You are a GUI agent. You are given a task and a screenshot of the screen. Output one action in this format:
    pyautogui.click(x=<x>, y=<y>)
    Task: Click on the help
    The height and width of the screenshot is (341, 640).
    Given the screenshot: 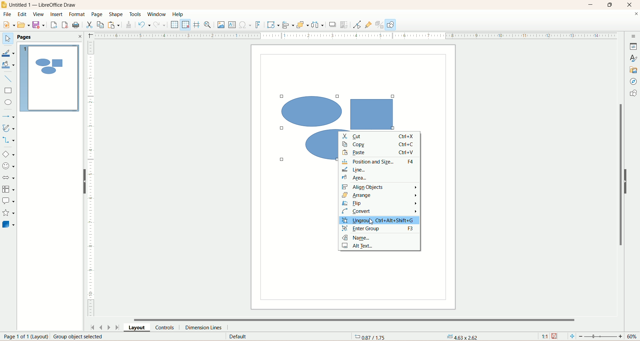 What is the action you would take?
    pyautogui.click(x=178, y=14)
    